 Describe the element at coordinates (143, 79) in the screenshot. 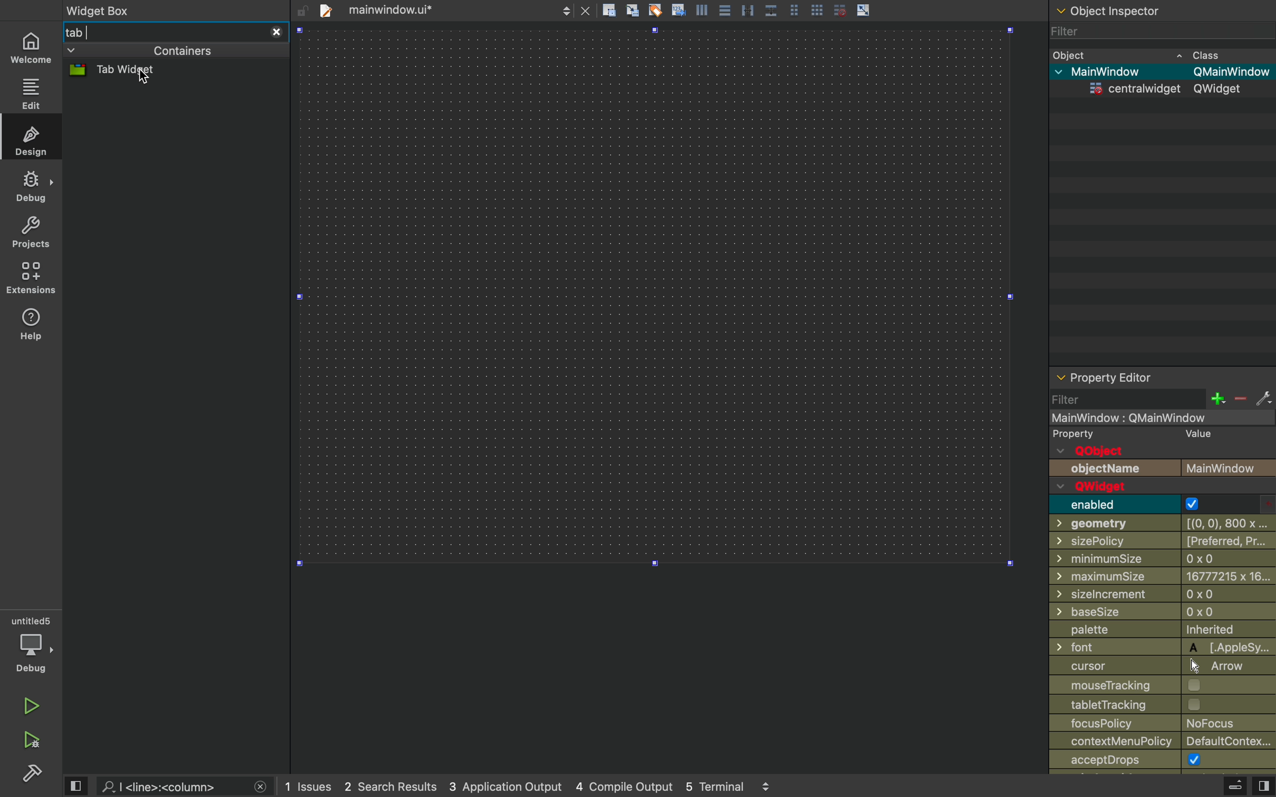

I see `cursor` at that location.